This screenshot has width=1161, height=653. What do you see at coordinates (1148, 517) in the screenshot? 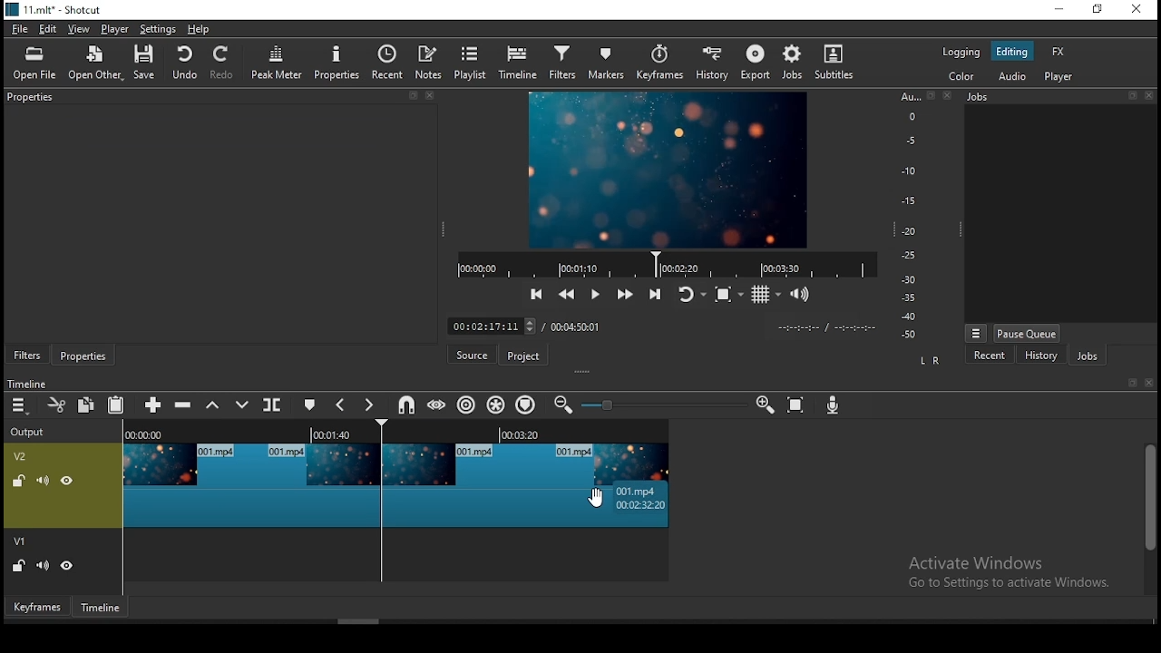
I see `scroll bar` at bounding box center [1148, 517].